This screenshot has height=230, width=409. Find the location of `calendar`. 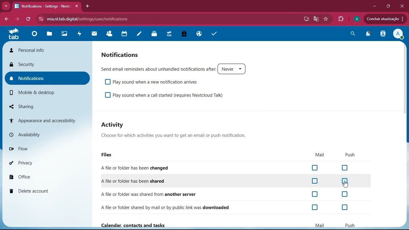

calendar is located at coordinates (123, 34).